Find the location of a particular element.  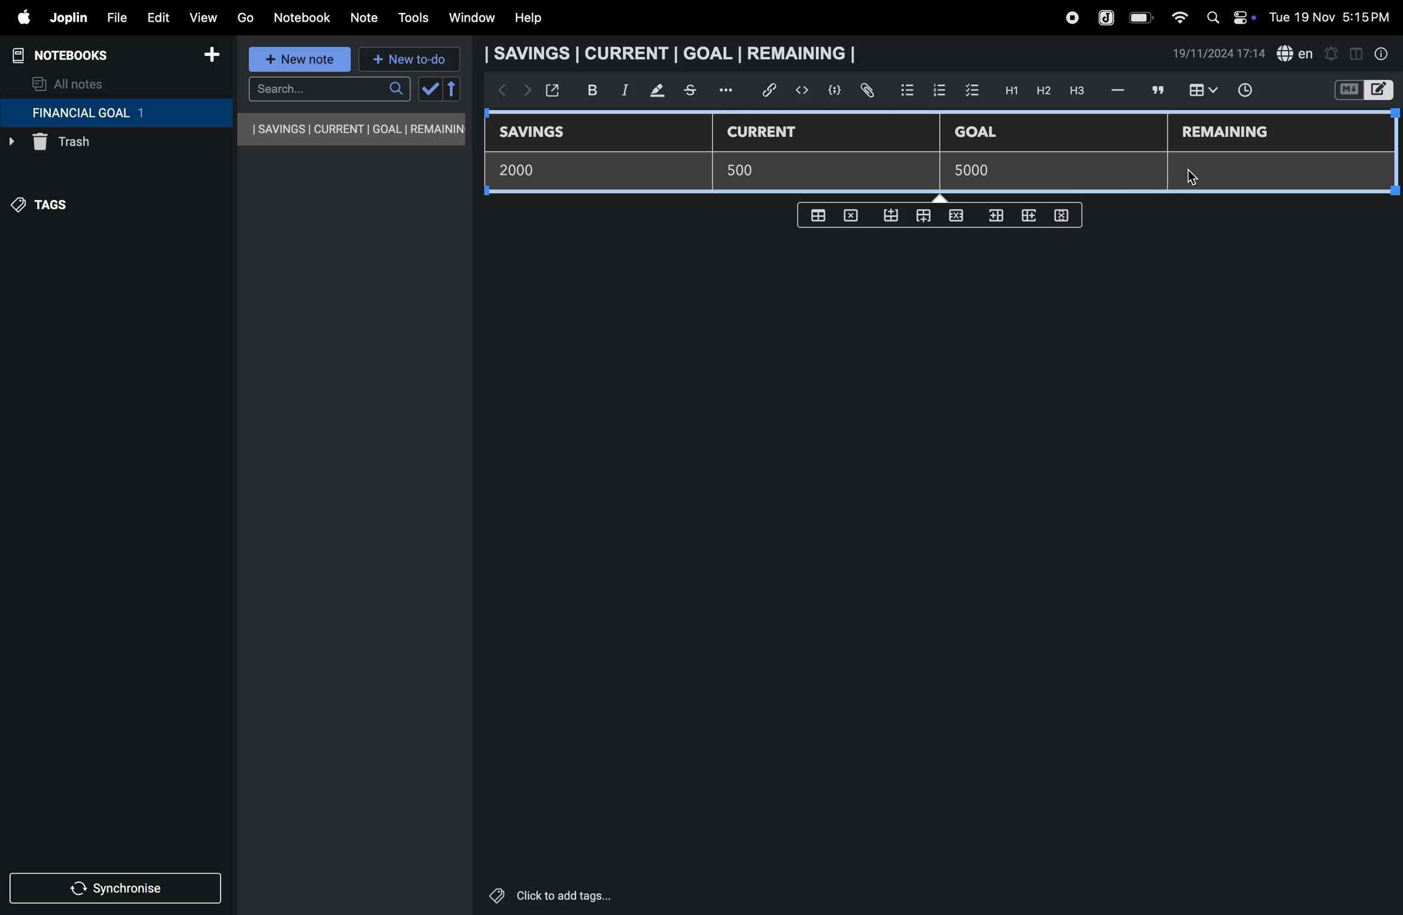

battery is located at coordinates (1142, 18).